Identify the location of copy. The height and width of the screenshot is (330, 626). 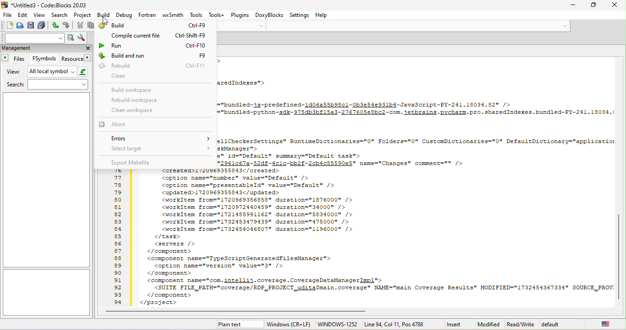
(92, 25).